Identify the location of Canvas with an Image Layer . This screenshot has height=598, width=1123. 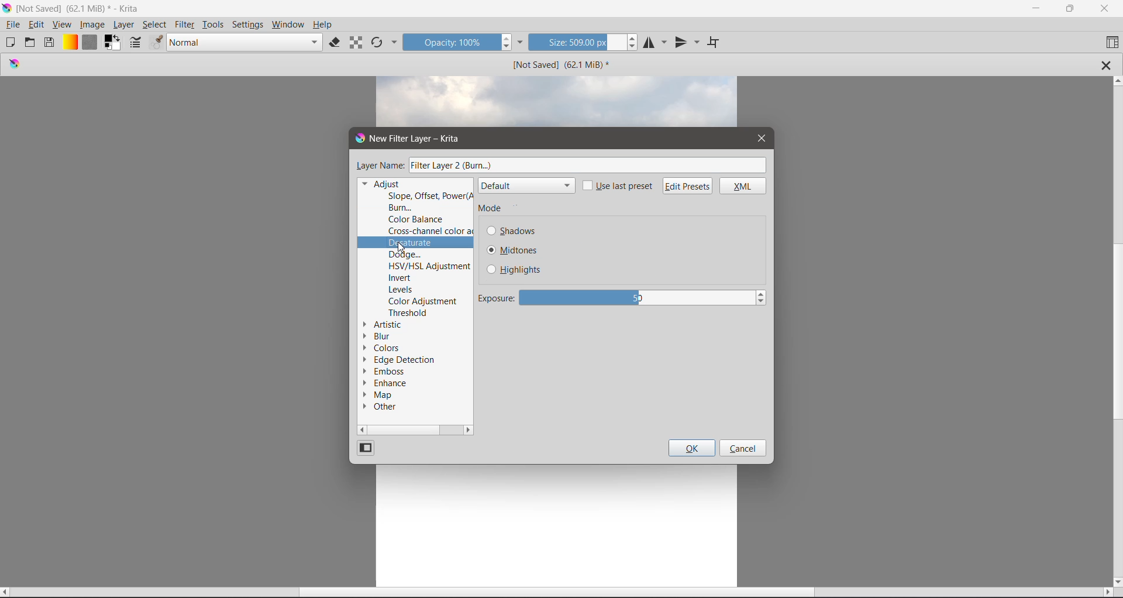
(559, 525).